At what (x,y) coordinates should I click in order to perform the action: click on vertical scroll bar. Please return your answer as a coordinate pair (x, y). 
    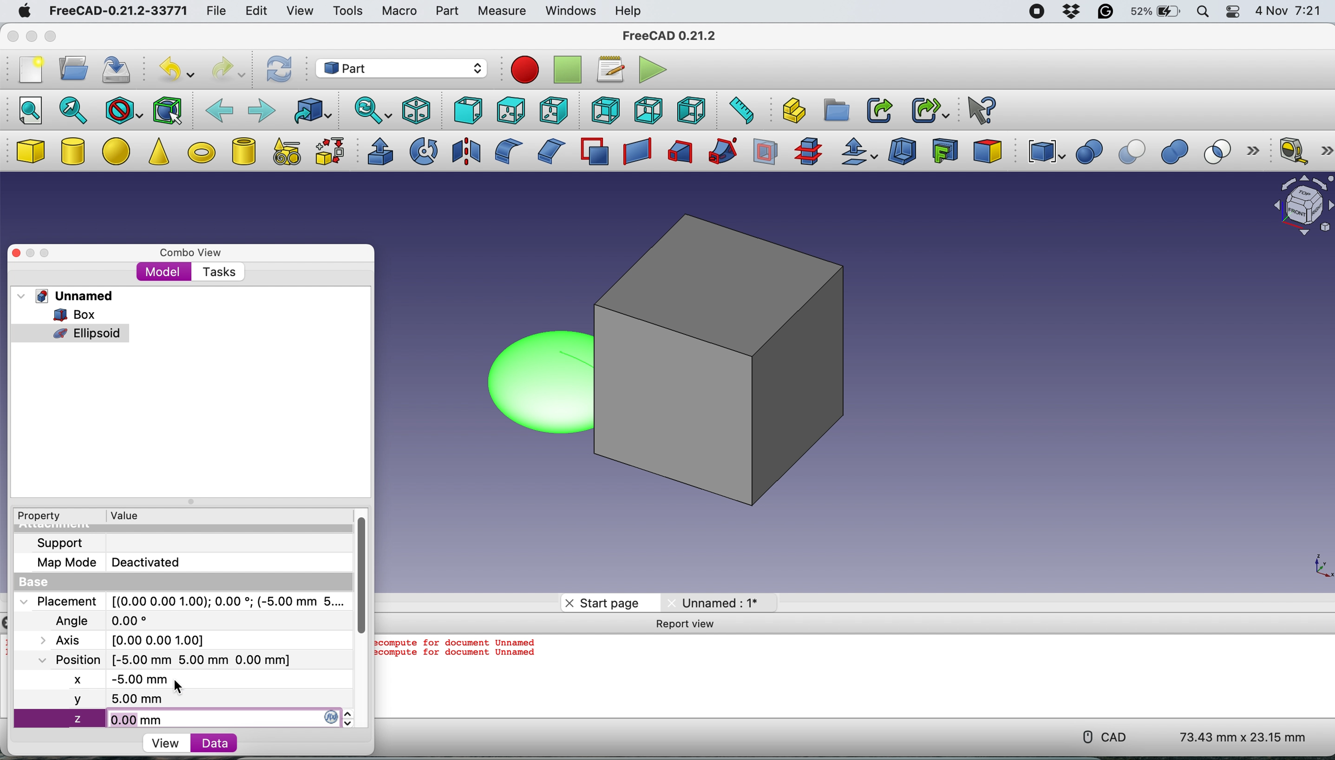
    Looking at the image, I should click on (358, 572).